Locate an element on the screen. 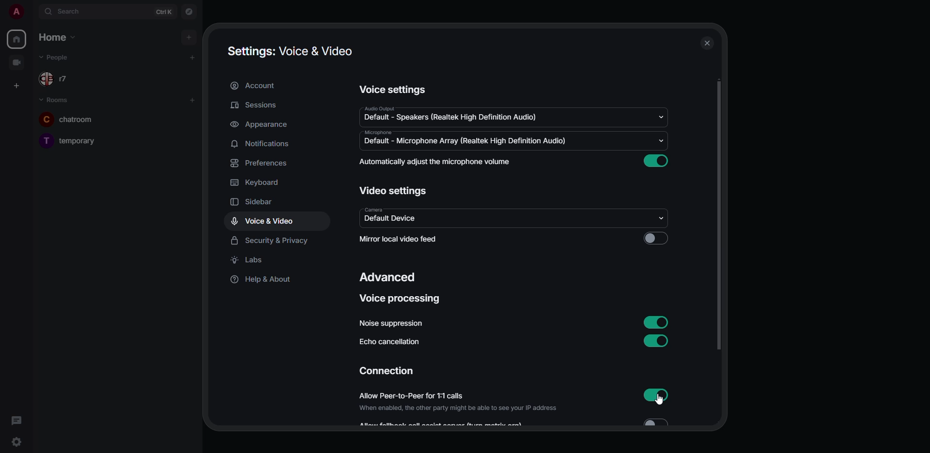 This screenshot has width=930, height=453. drop down is located at coordinates (664, 217).